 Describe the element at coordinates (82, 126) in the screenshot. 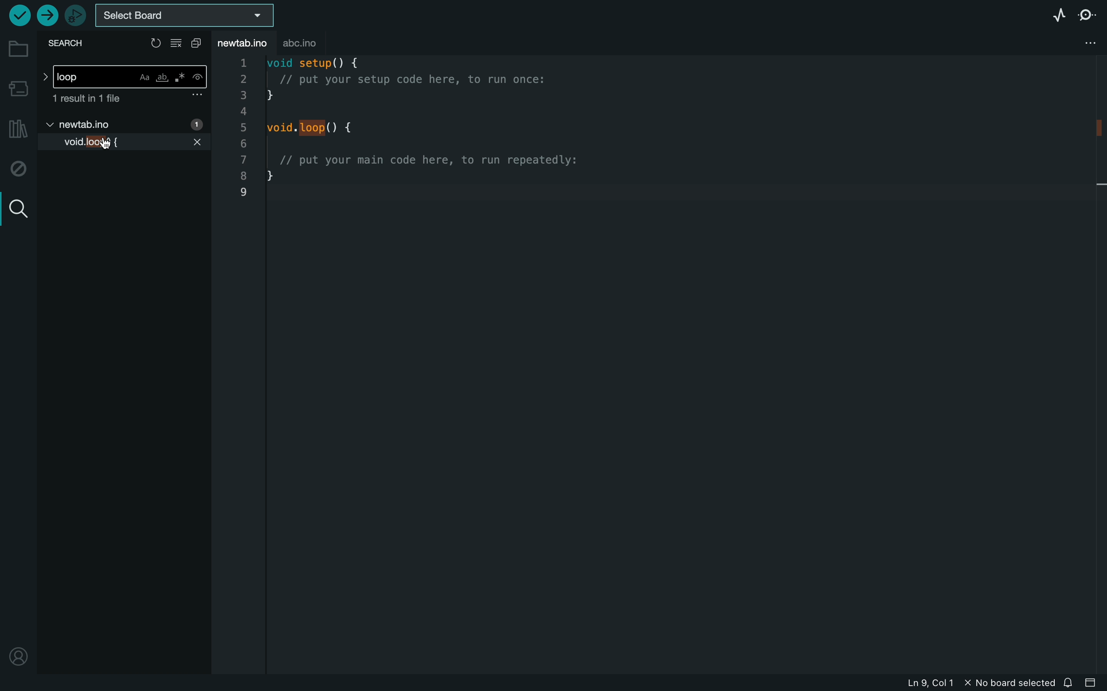

I see `file ` at that location.